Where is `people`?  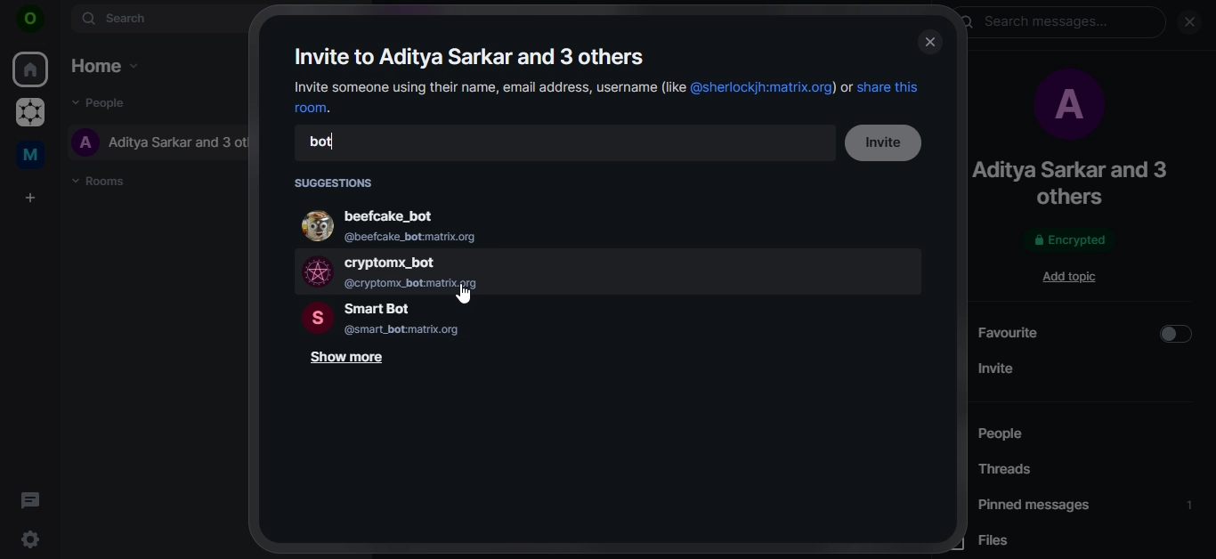 people is located at coordinates (101, 104).